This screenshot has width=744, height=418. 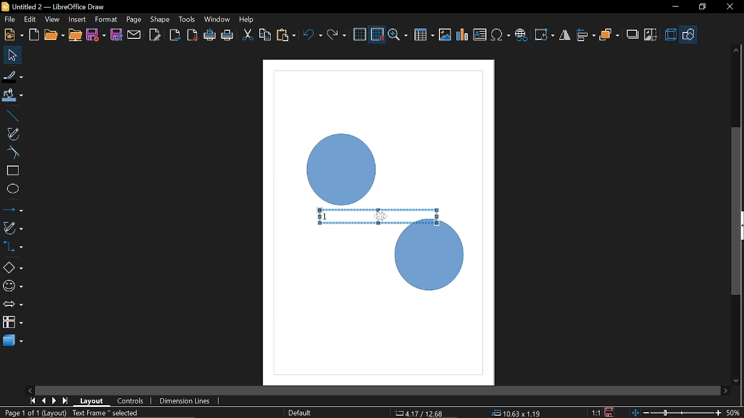 I want to click on Help, so click(x=248, y=19).